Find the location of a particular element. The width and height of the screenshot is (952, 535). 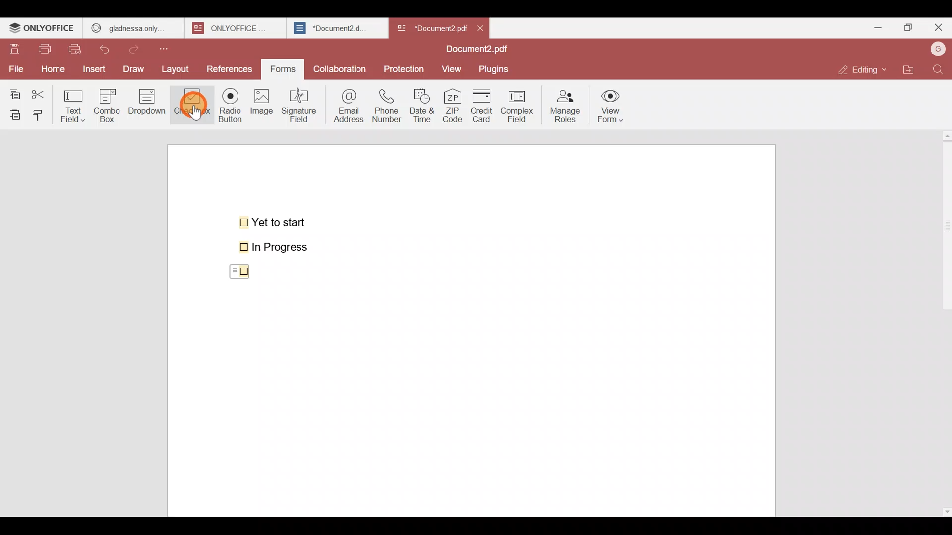

Manage roles is located at coordinates (565, 104).